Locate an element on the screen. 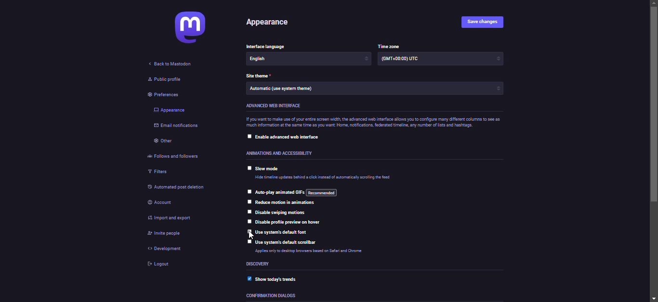  scroll bar is located at coordinates (654, 150).